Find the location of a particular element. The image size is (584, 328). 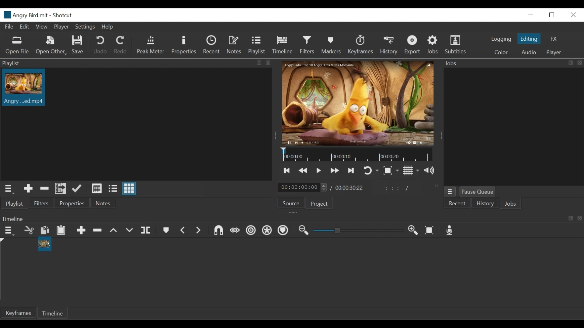

Playlist is located at coordinates (257, 46).